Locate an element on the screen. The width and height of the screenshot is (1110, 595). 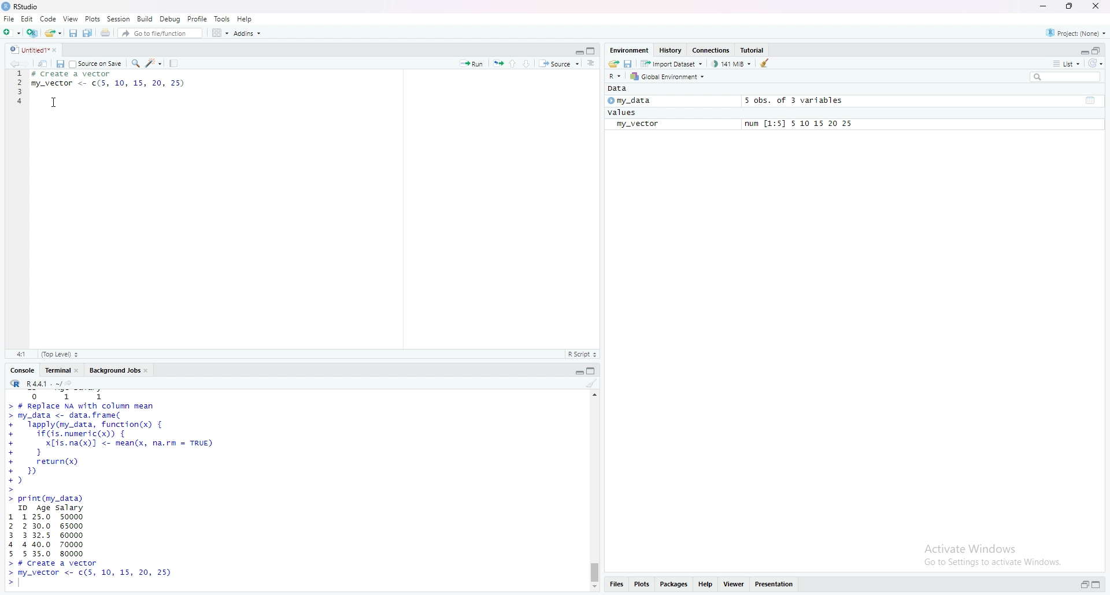
source the content of active document is located at coordinates (561, 64).